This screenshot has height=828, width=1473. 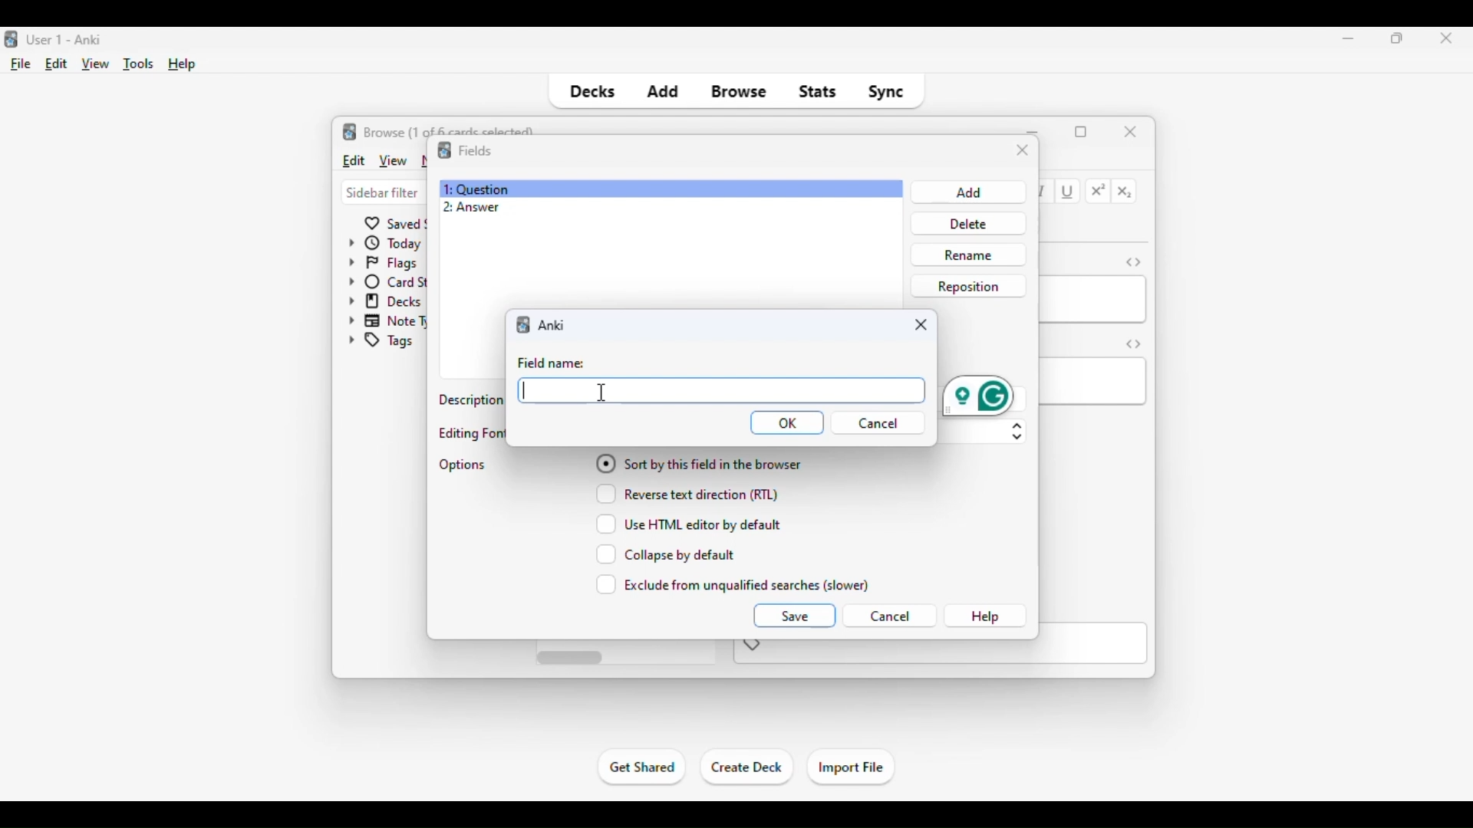 I want to click on help, so click(x=183, y=64).